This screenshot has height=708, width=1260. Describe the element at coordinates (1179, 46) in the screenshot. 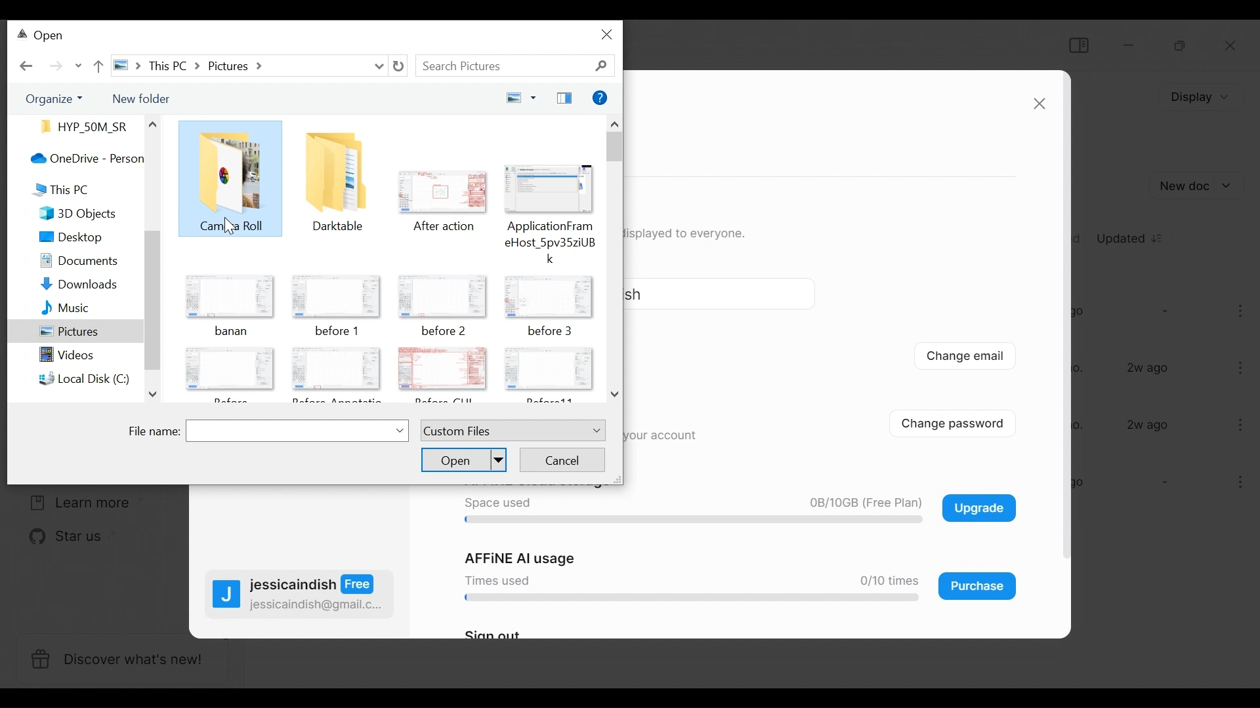

I see `Restore` at that location.